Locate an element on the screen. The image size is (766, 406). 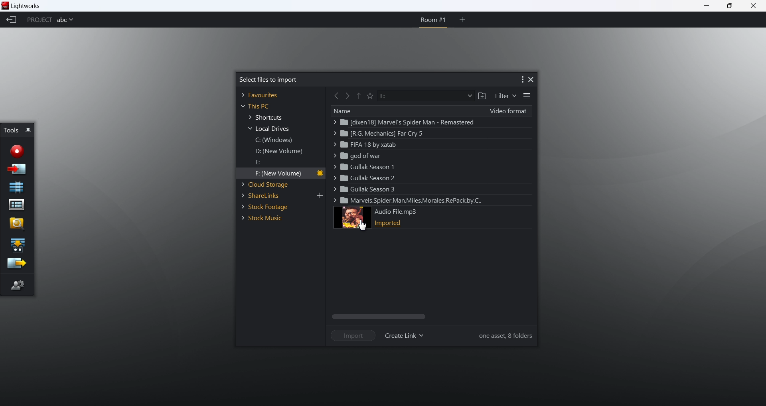
project is located at coordinates (39, 20).